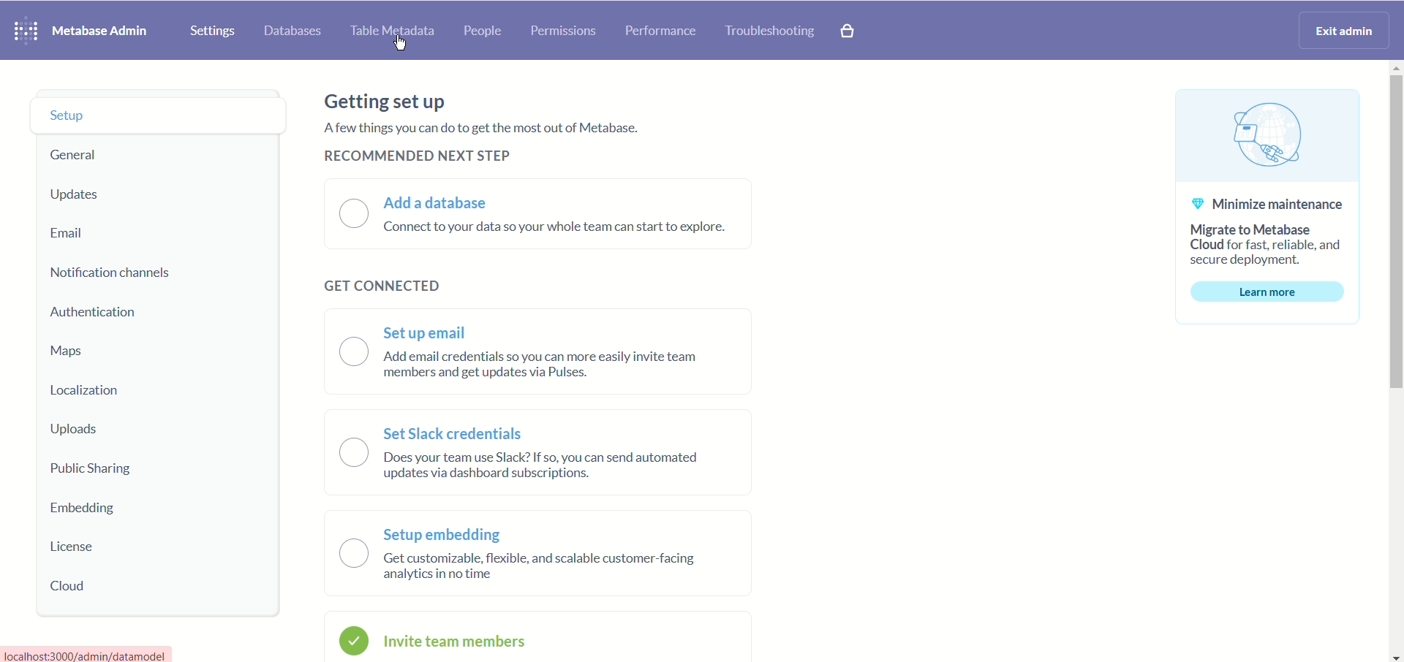  Describe the element at coordinates (394, 33) in the screenshot. I see `Table Metadata` at that location.